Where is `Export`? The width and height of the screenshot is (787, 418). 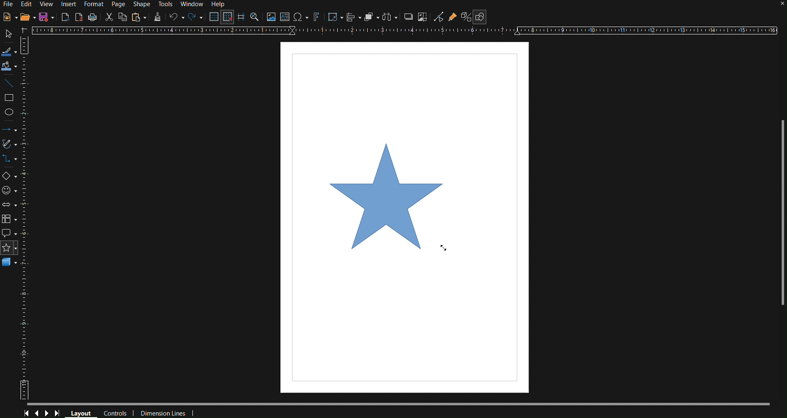 Export is located at coordinates (65, 17).